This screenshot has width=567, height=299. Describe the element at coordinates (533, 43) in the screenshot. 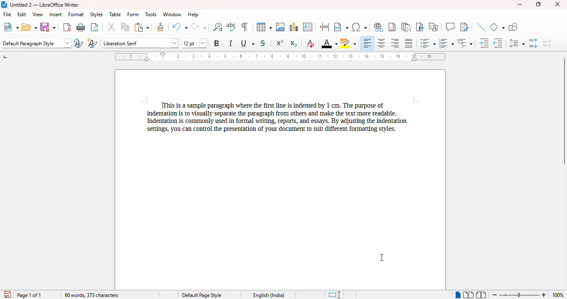

I see `increase paragraph spacing` at that location.